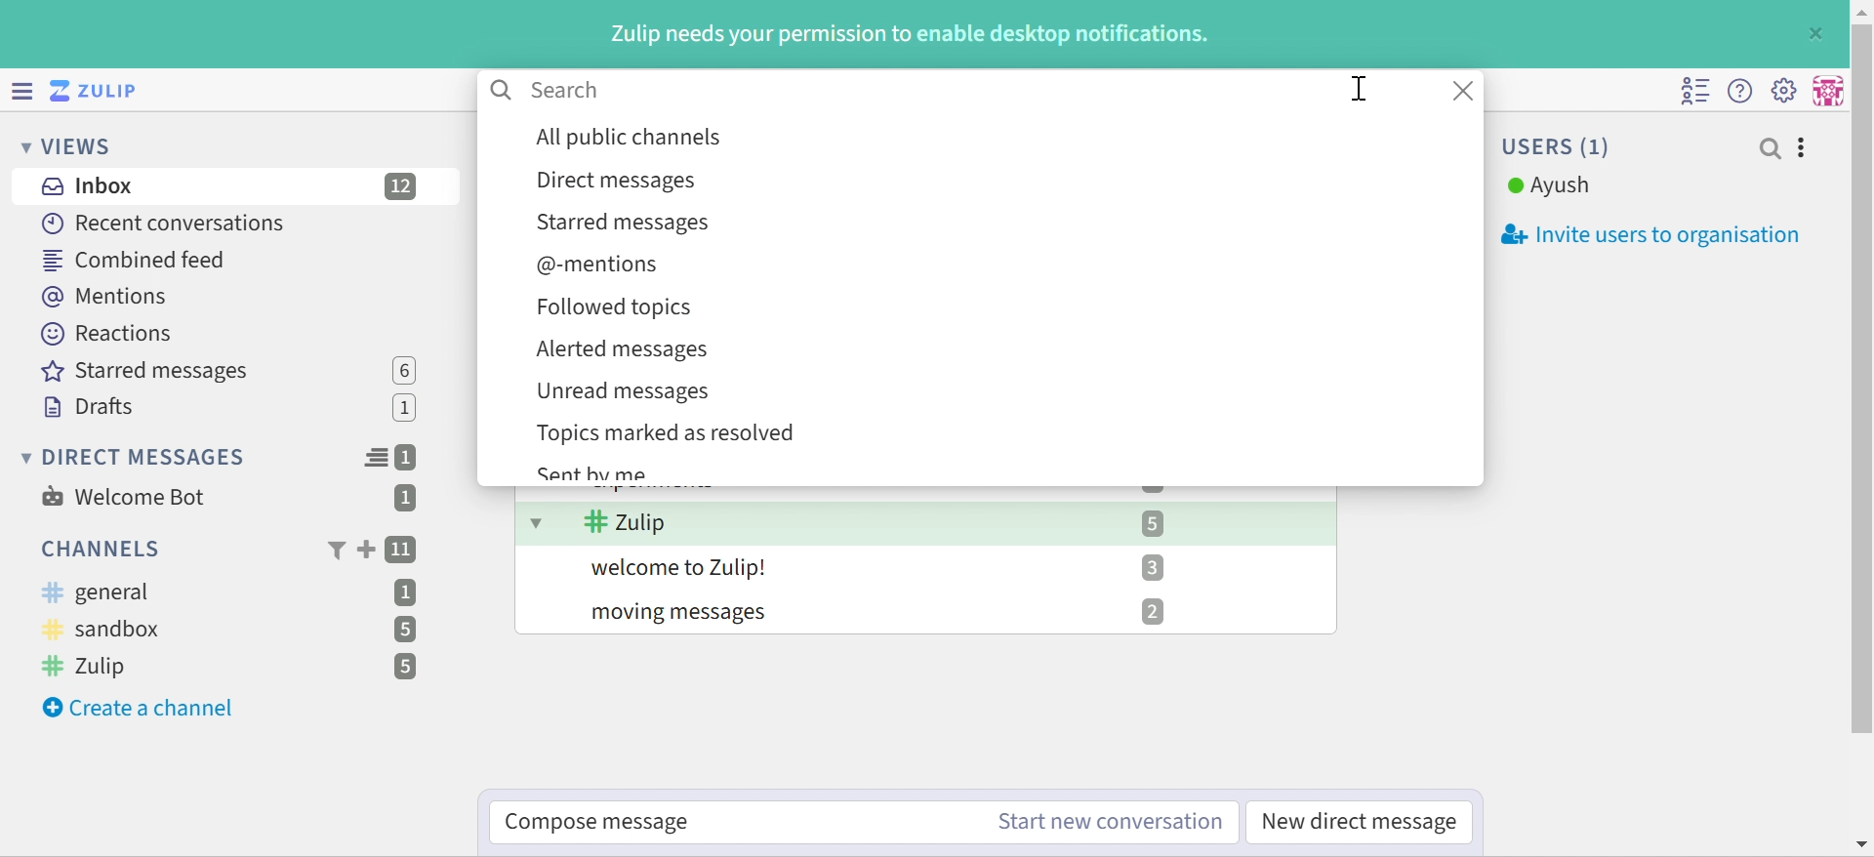  Describe the element at coordinates (98, 90) in the screenshot. I see `Zulip logo` at that location.